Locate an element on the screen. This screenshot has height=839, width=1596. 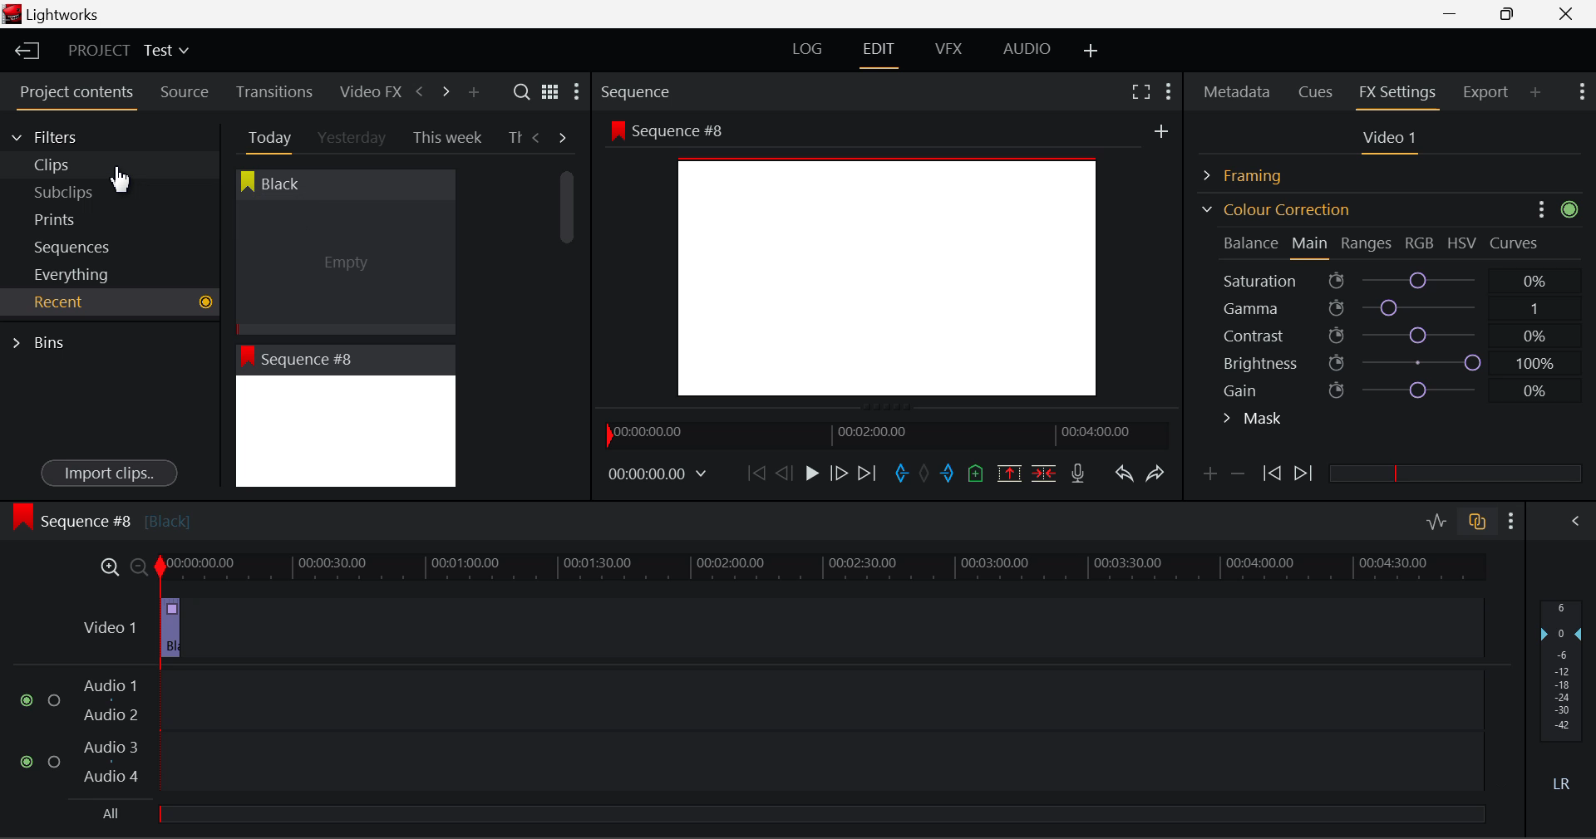
Contrast is located at coordinates (1392, 335).